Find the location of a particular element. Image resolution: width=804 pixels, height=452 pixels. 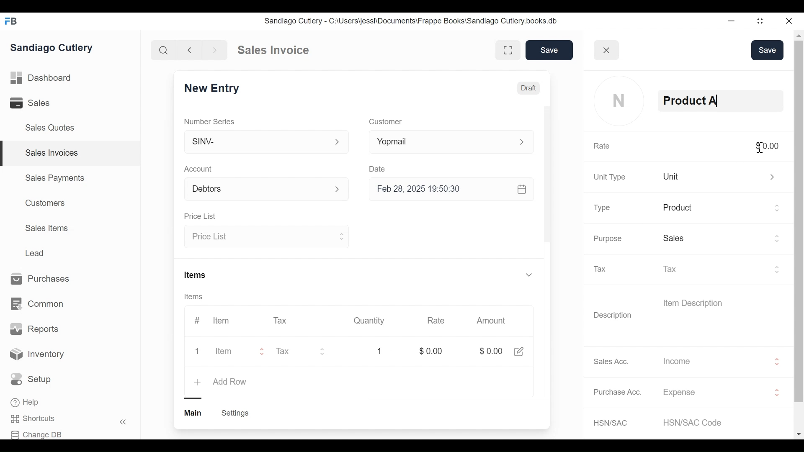

+ add row is located at coordinates (222, 381).